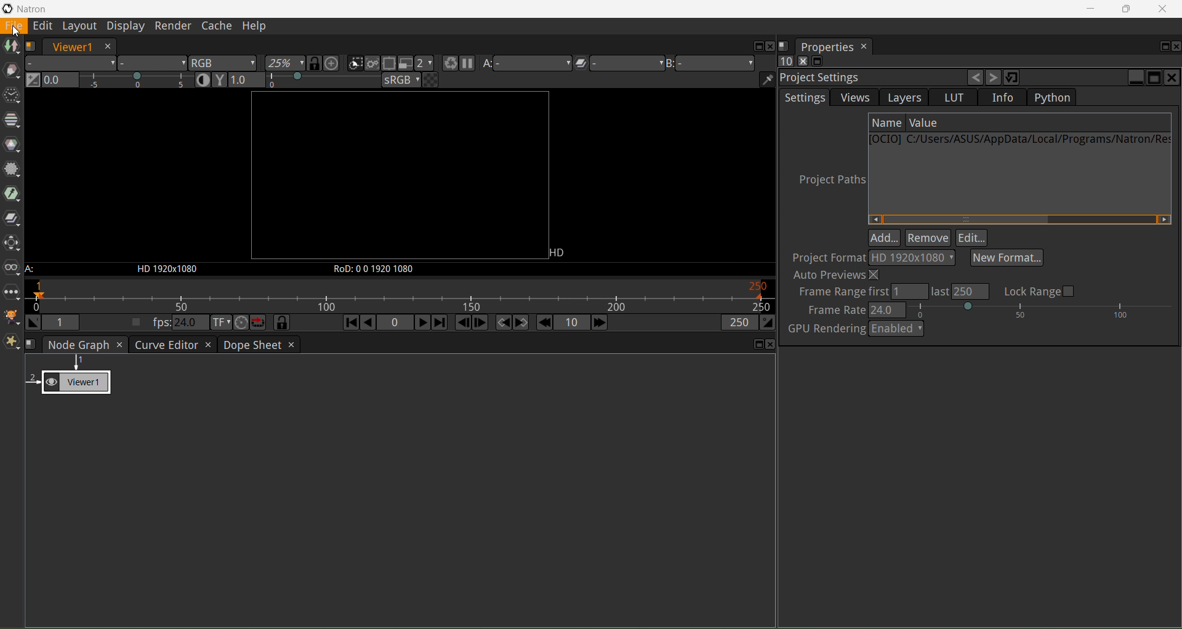 This screenshot has width=1182, height=629. Describe the element at coordinates (924, 124) in the screenshot. I see `Value` at that location.